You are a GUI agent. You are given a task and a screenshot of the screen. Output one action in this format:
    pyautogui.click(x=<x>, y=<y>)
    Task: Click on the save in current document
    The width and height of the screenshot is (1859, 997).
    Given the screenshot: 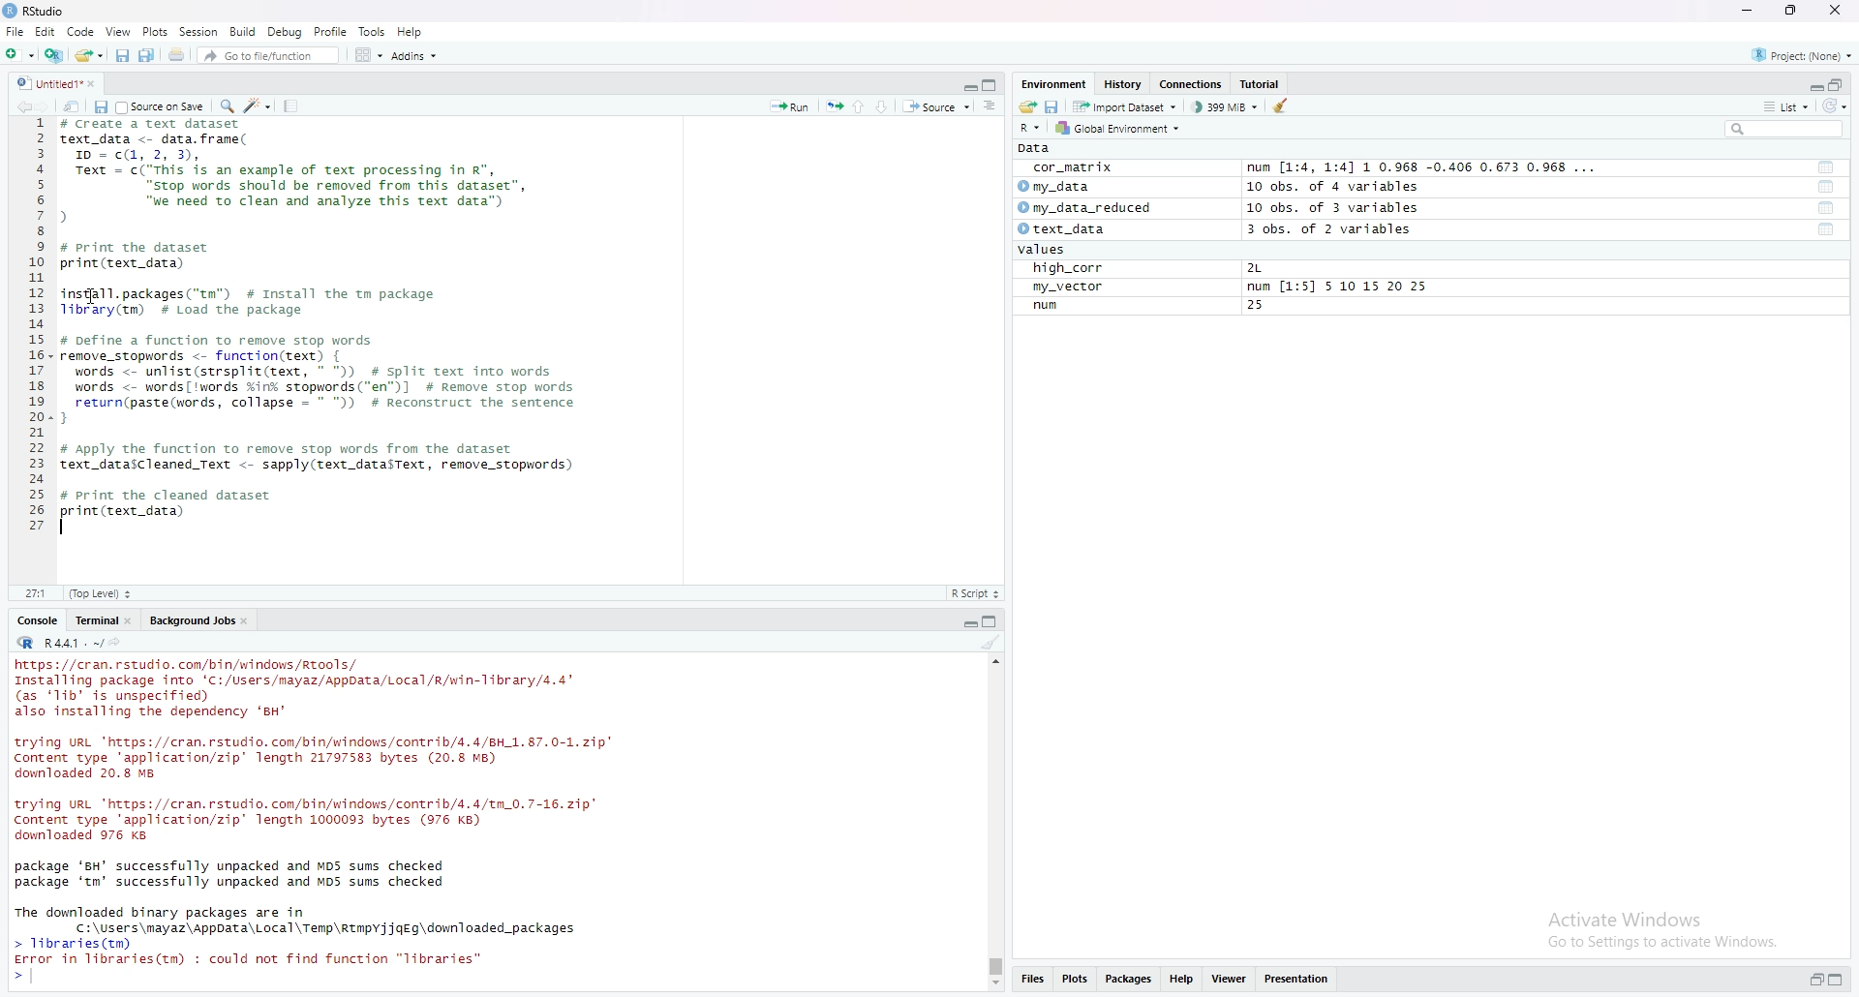 What is the action you would take?
    pyautogui.click(x=101, y=106)
    